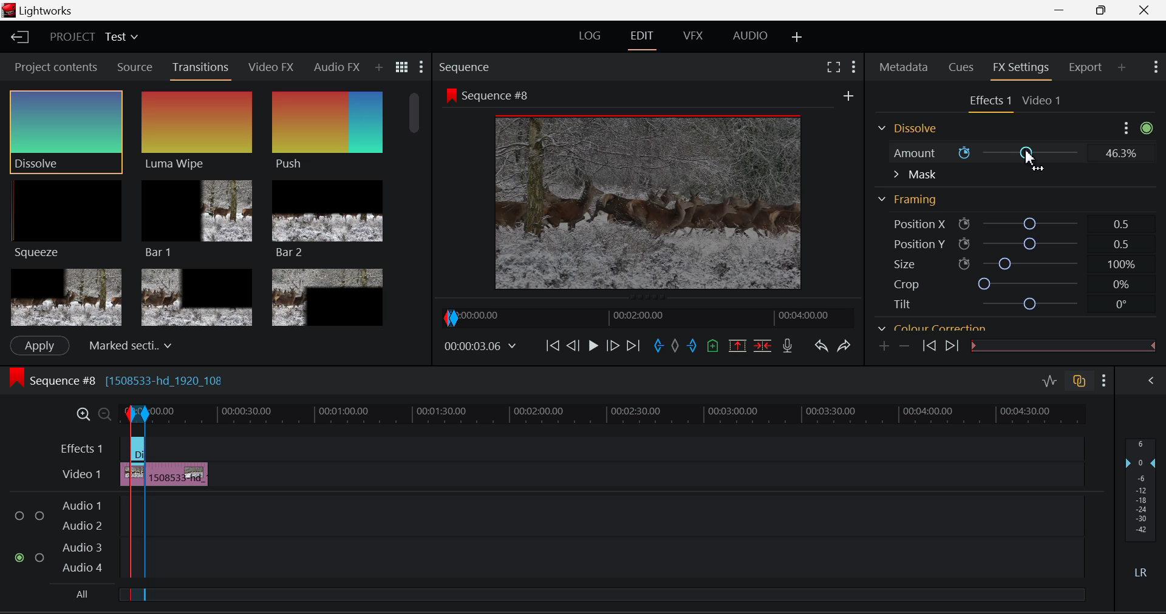  I want to click on Window Title, so click(39, 10).